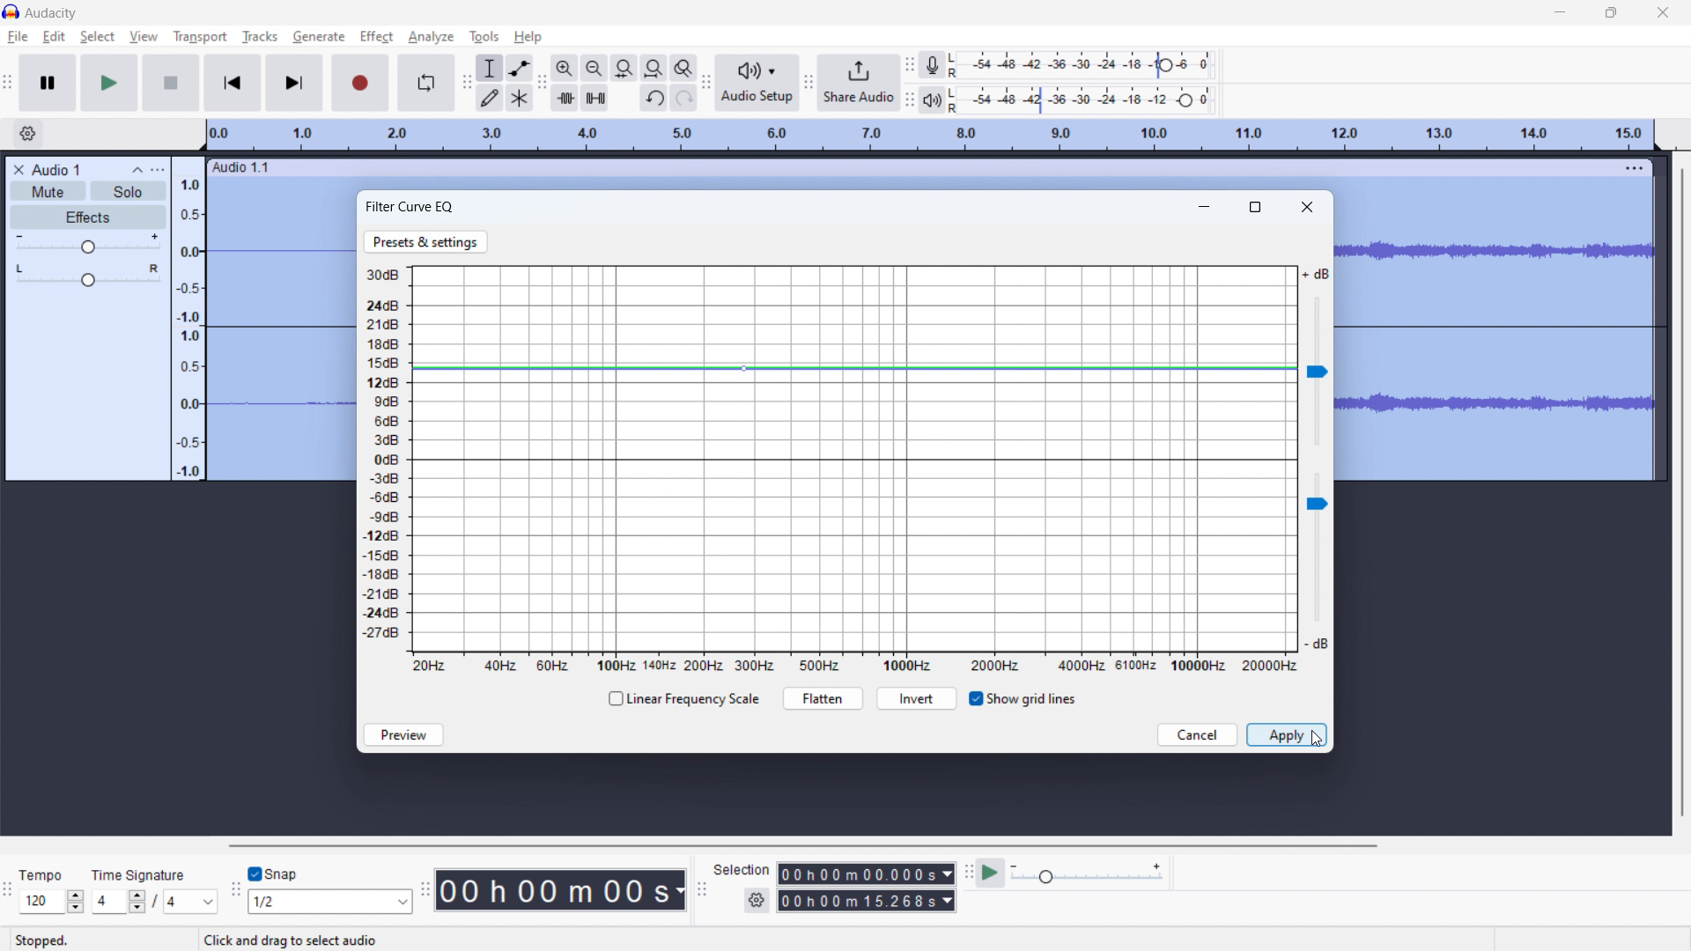 Image resolution: width=1691 pixels, height=951 pixels. Describe the element at coordinates (917, 699) in the screenshot. I see `invert` at that location.